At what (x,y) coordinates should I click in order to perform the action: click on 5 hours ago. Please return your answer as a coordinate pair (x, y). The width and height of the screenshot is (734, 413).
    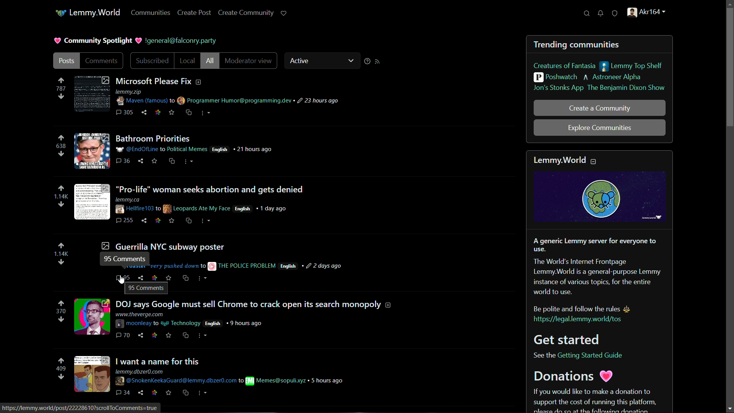
    Looking at the image, I should click on (328, 380).